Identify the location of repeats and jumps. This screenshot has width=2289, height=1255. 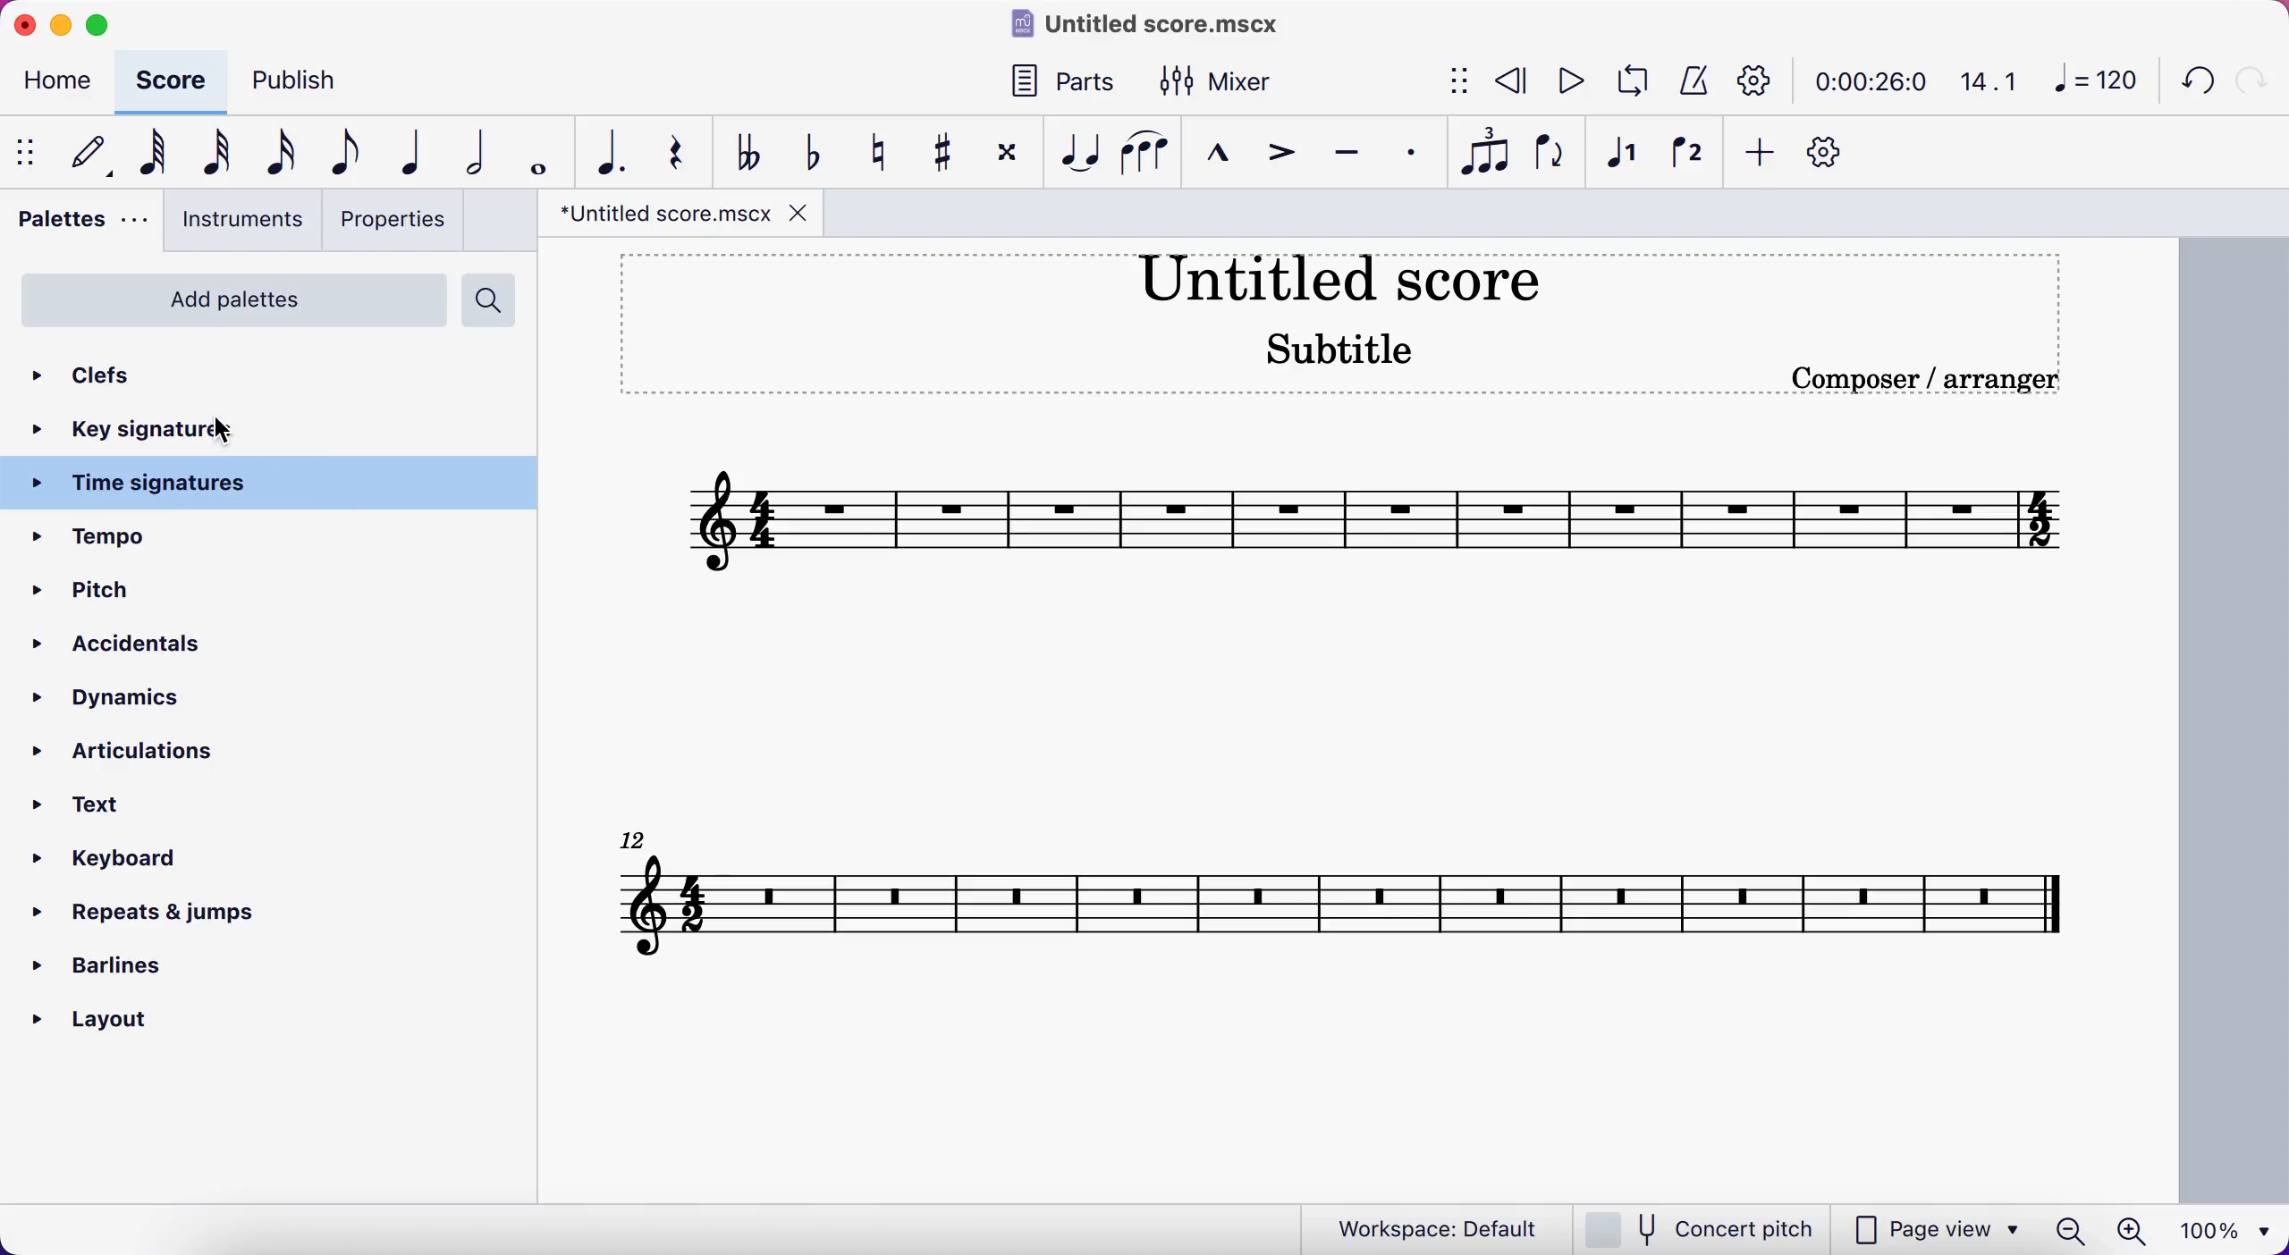
(160, 913).